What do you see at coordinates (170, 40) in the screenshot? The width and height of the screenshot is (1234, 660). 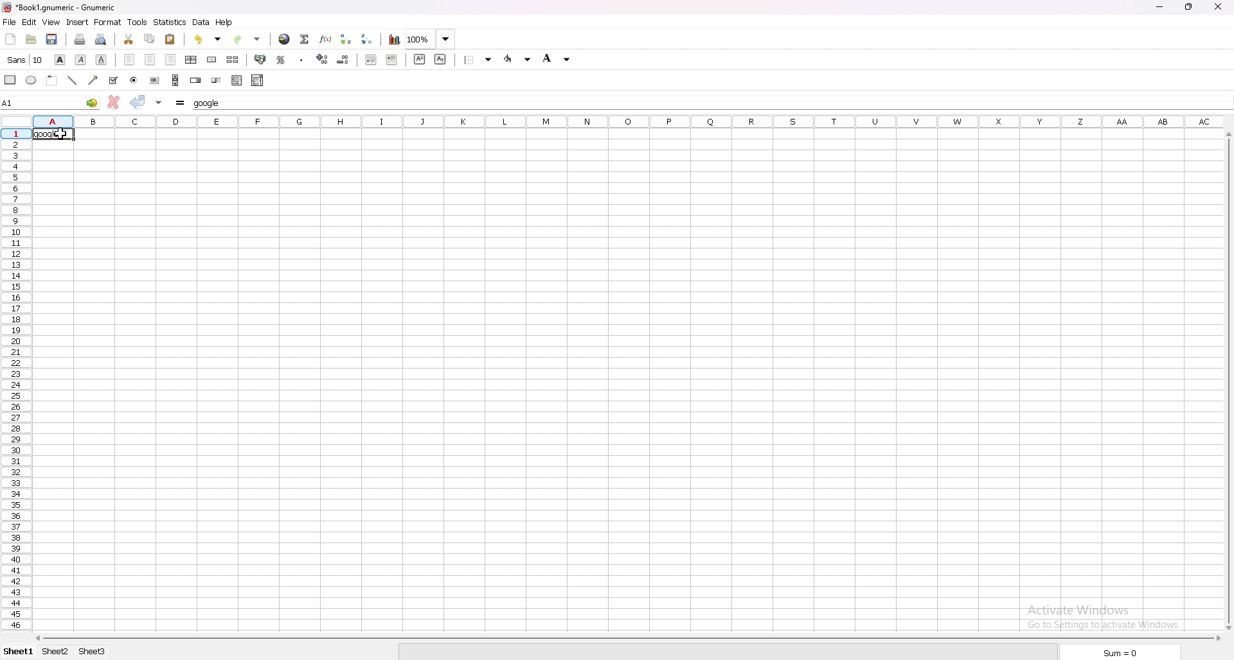 I see `paste` at bounding box center [170, 40].